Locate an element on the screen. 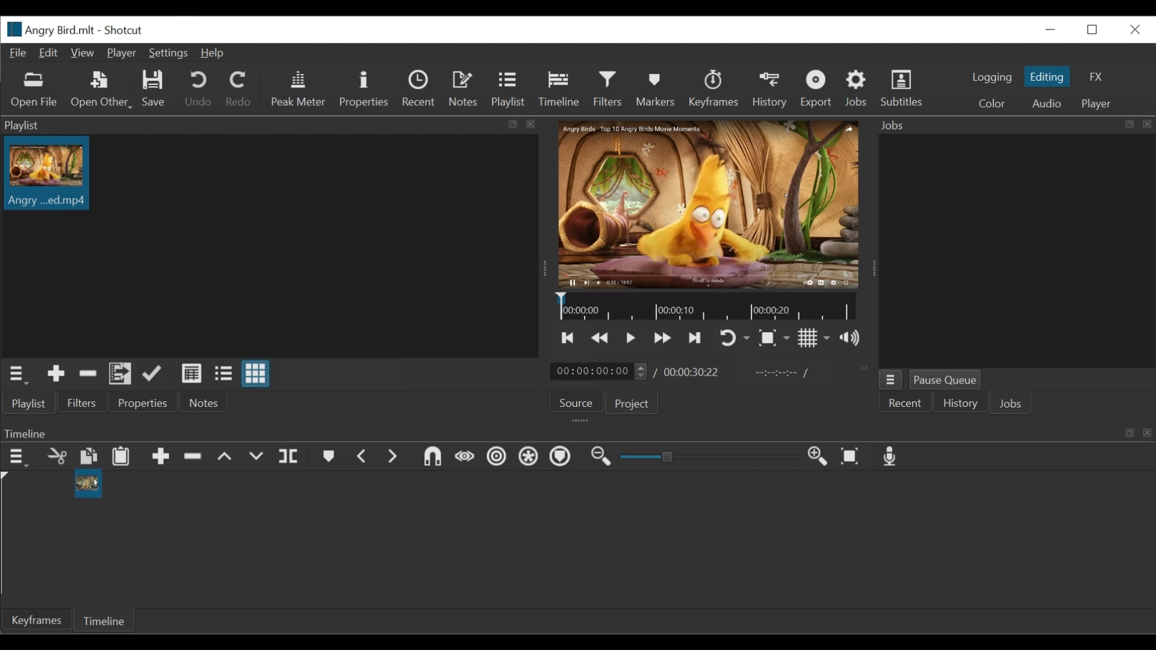 This screenshot has height=650, width=1156. Toggle play or pause (space) is located at coordinates (630, 338).